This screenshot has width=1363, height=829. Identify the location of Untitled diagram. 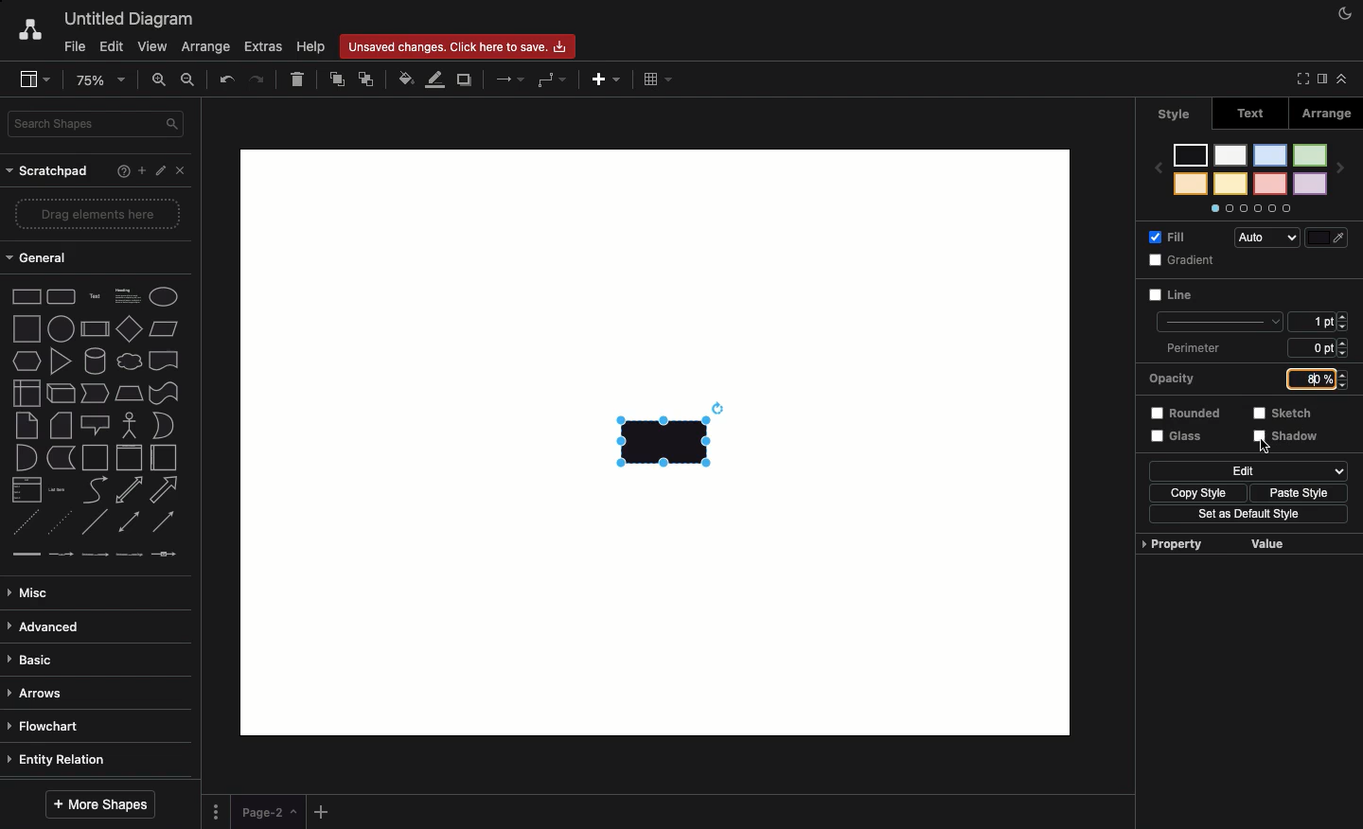
(128, 20).